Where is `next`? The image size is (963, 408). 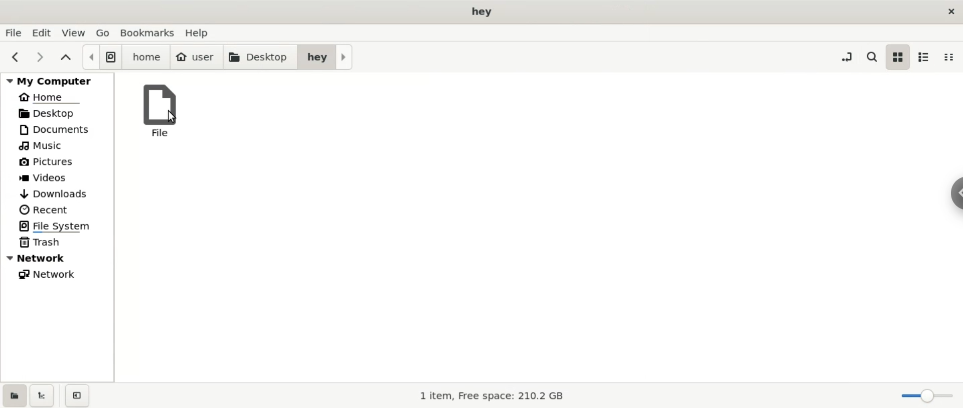
next is located at coordinates (41, 58).